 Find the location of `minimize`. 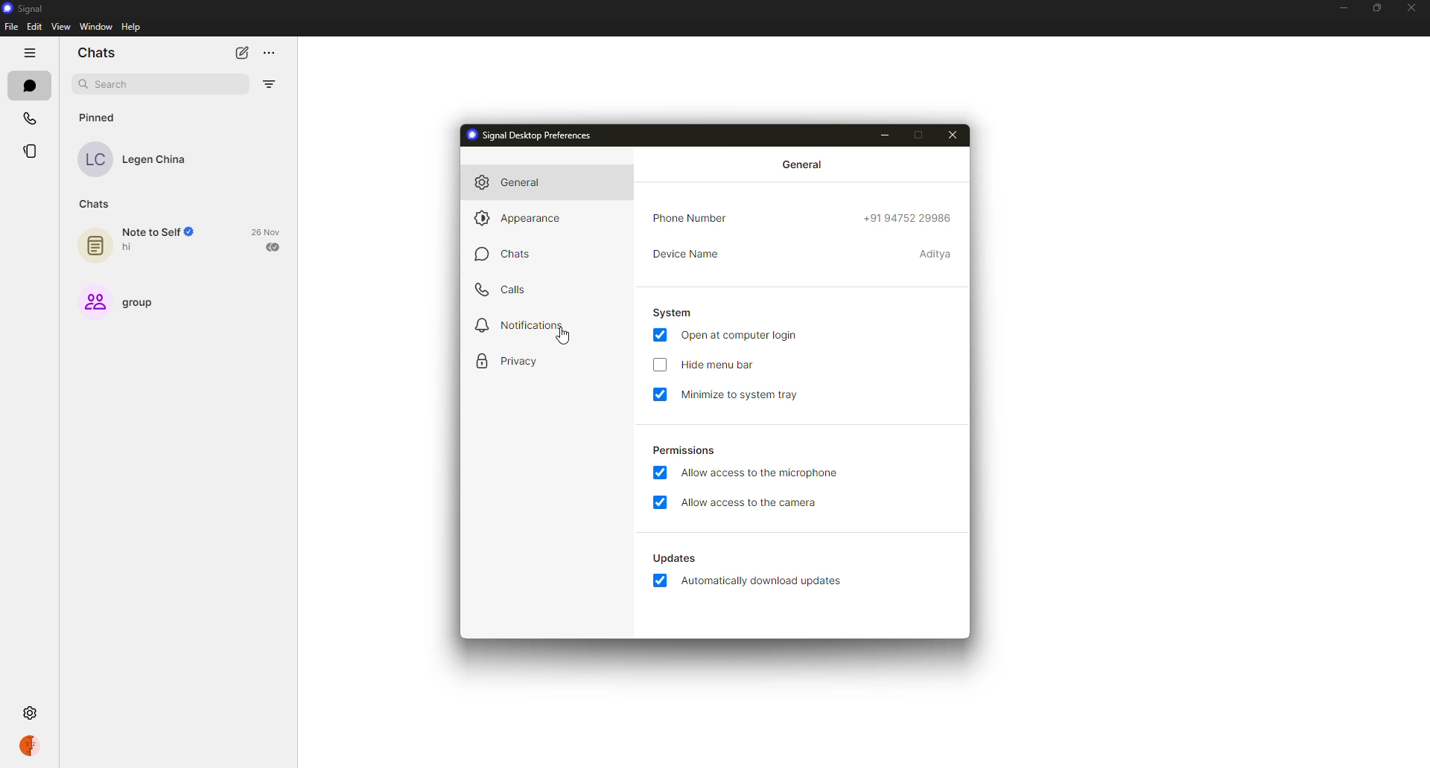

minimize is located at coordinates (1341, 9).